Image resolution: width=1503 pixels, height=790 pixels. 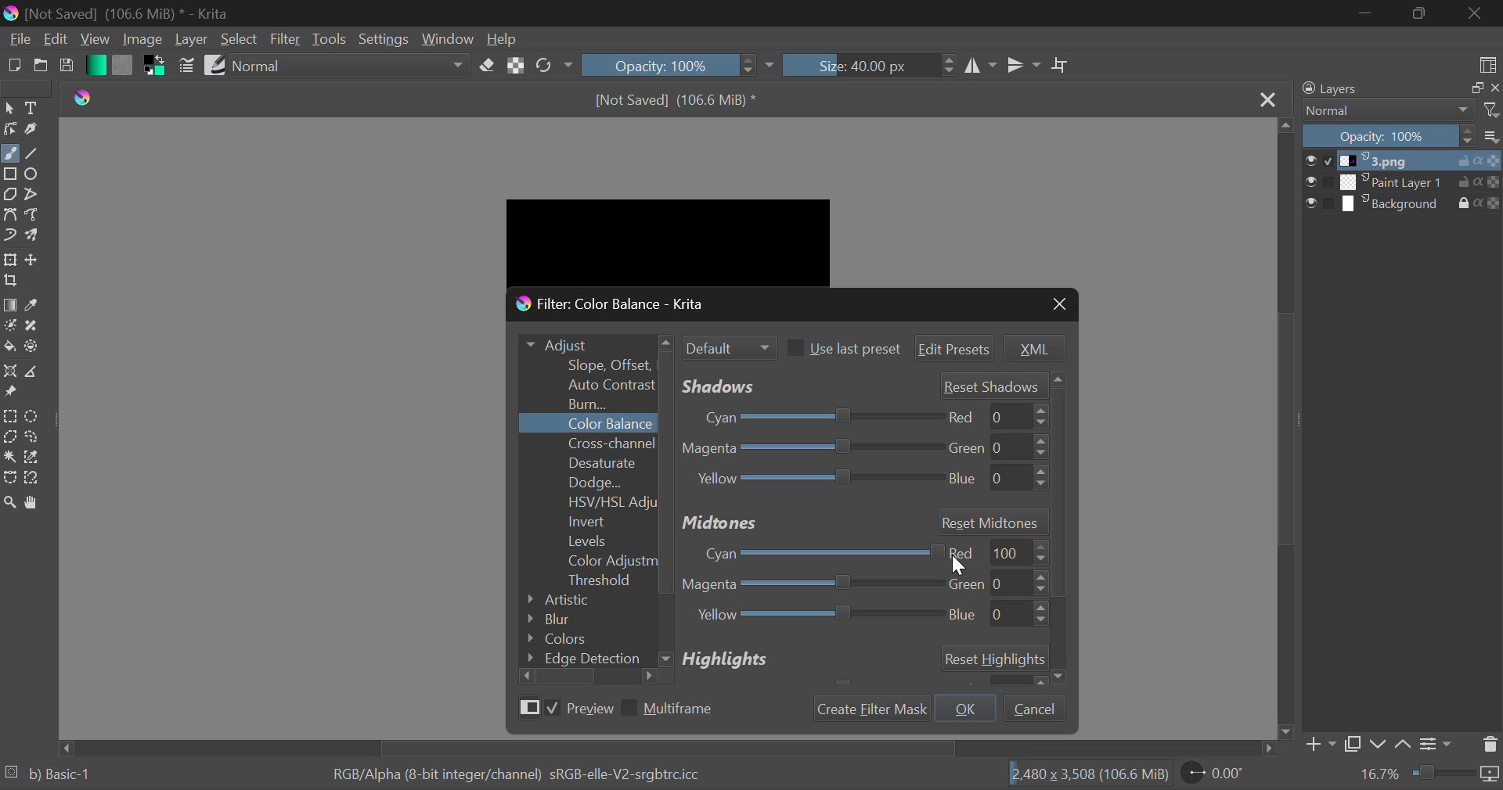 I want to click on move left, so click(x=69, y=746).